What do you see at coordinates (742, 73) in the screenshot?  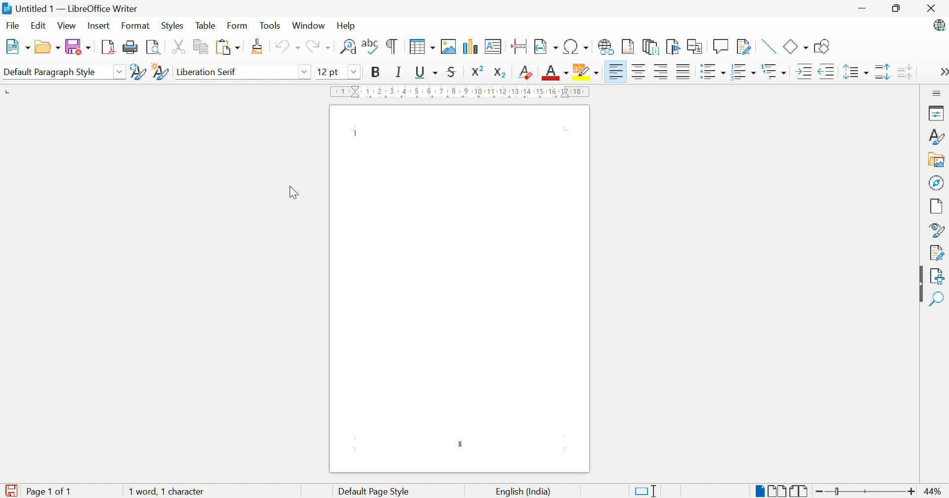 I see `Toggle ordered list` at bounding box center [742, 73].